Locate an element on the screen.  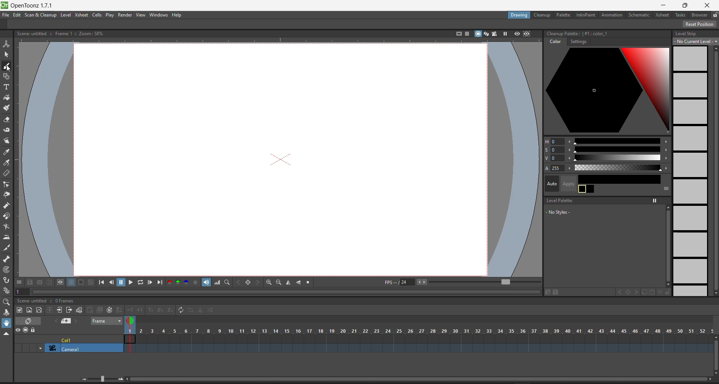
save images is located at coordinates (30, 283).